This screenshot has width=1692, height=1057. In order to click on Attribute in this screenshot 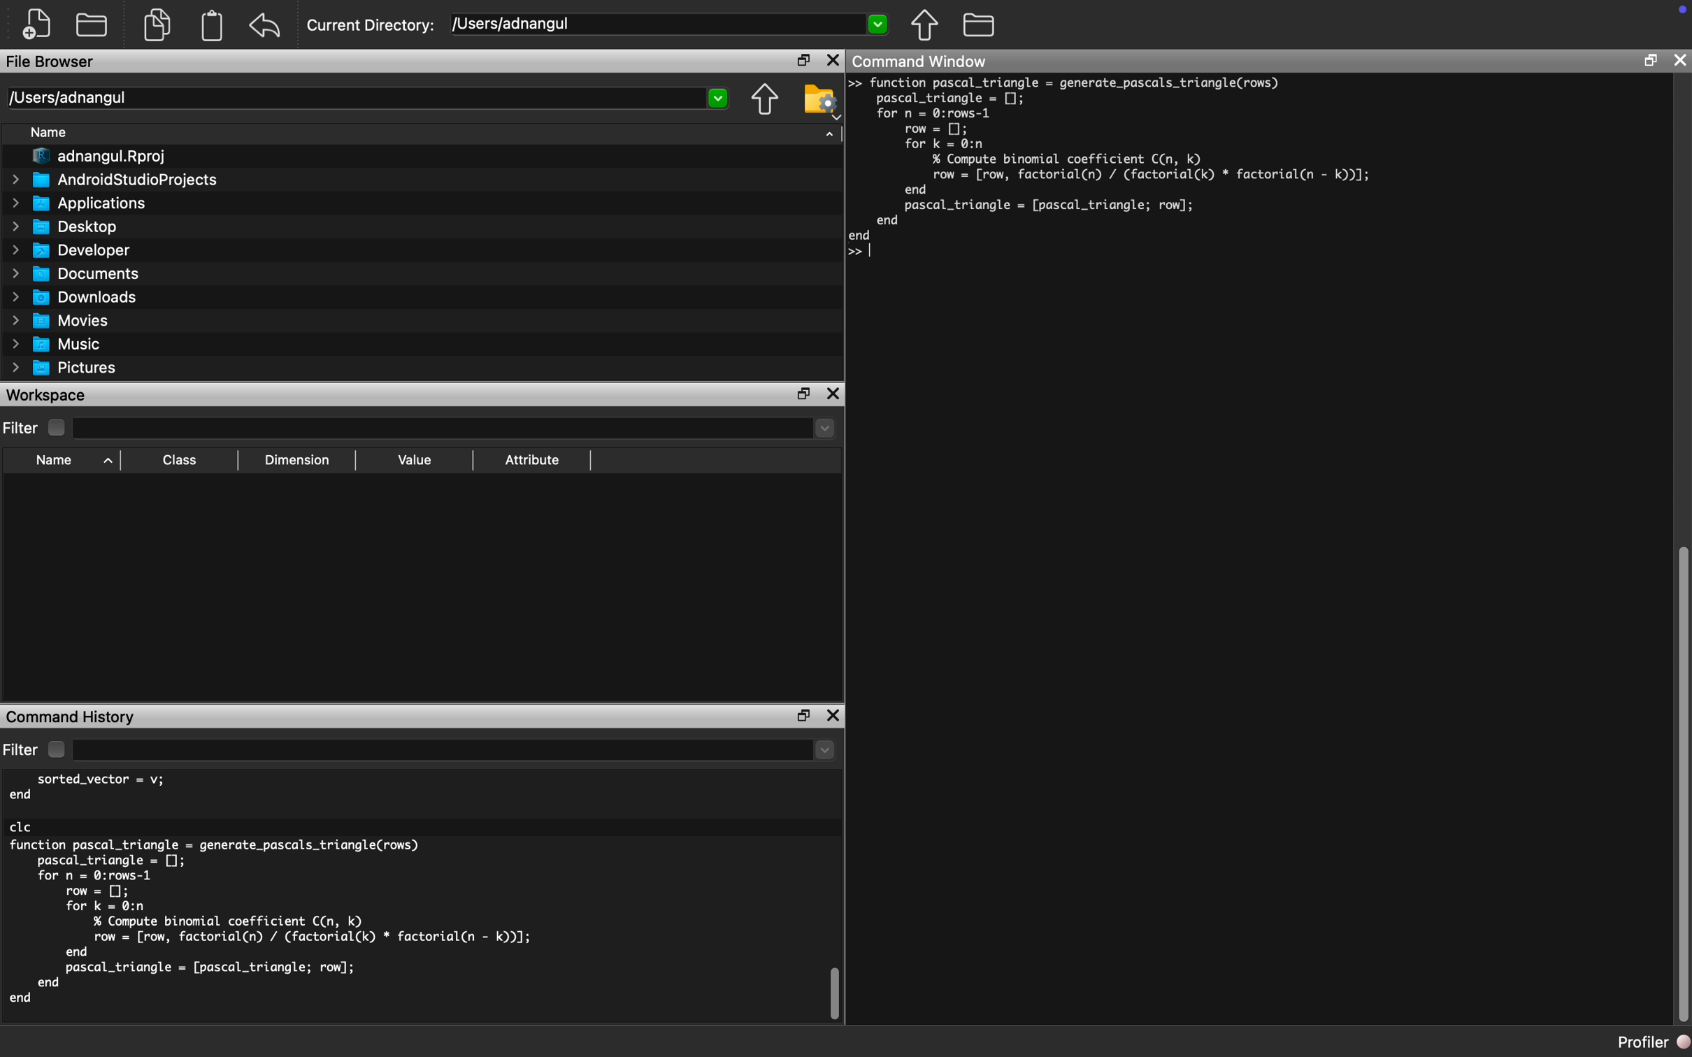, I will do `click(531, 460)`.